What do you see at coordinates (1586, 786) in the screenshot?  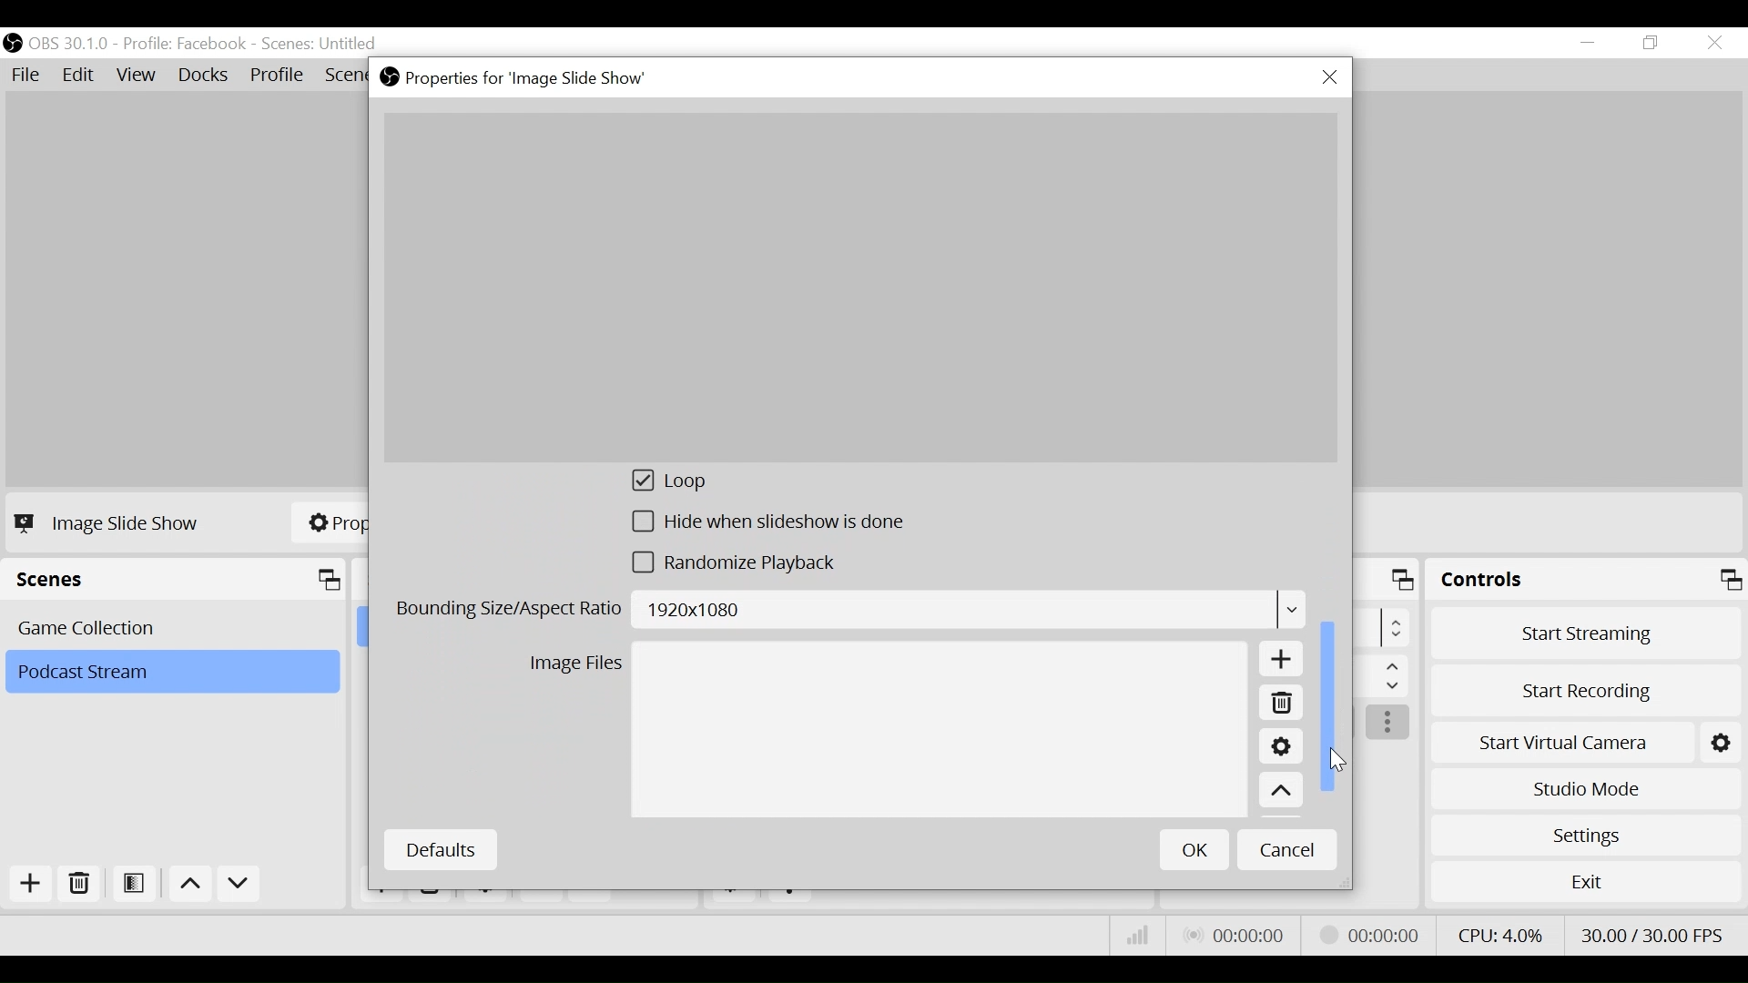 I see `Studio Mode` at bounding box center [1586, 786].